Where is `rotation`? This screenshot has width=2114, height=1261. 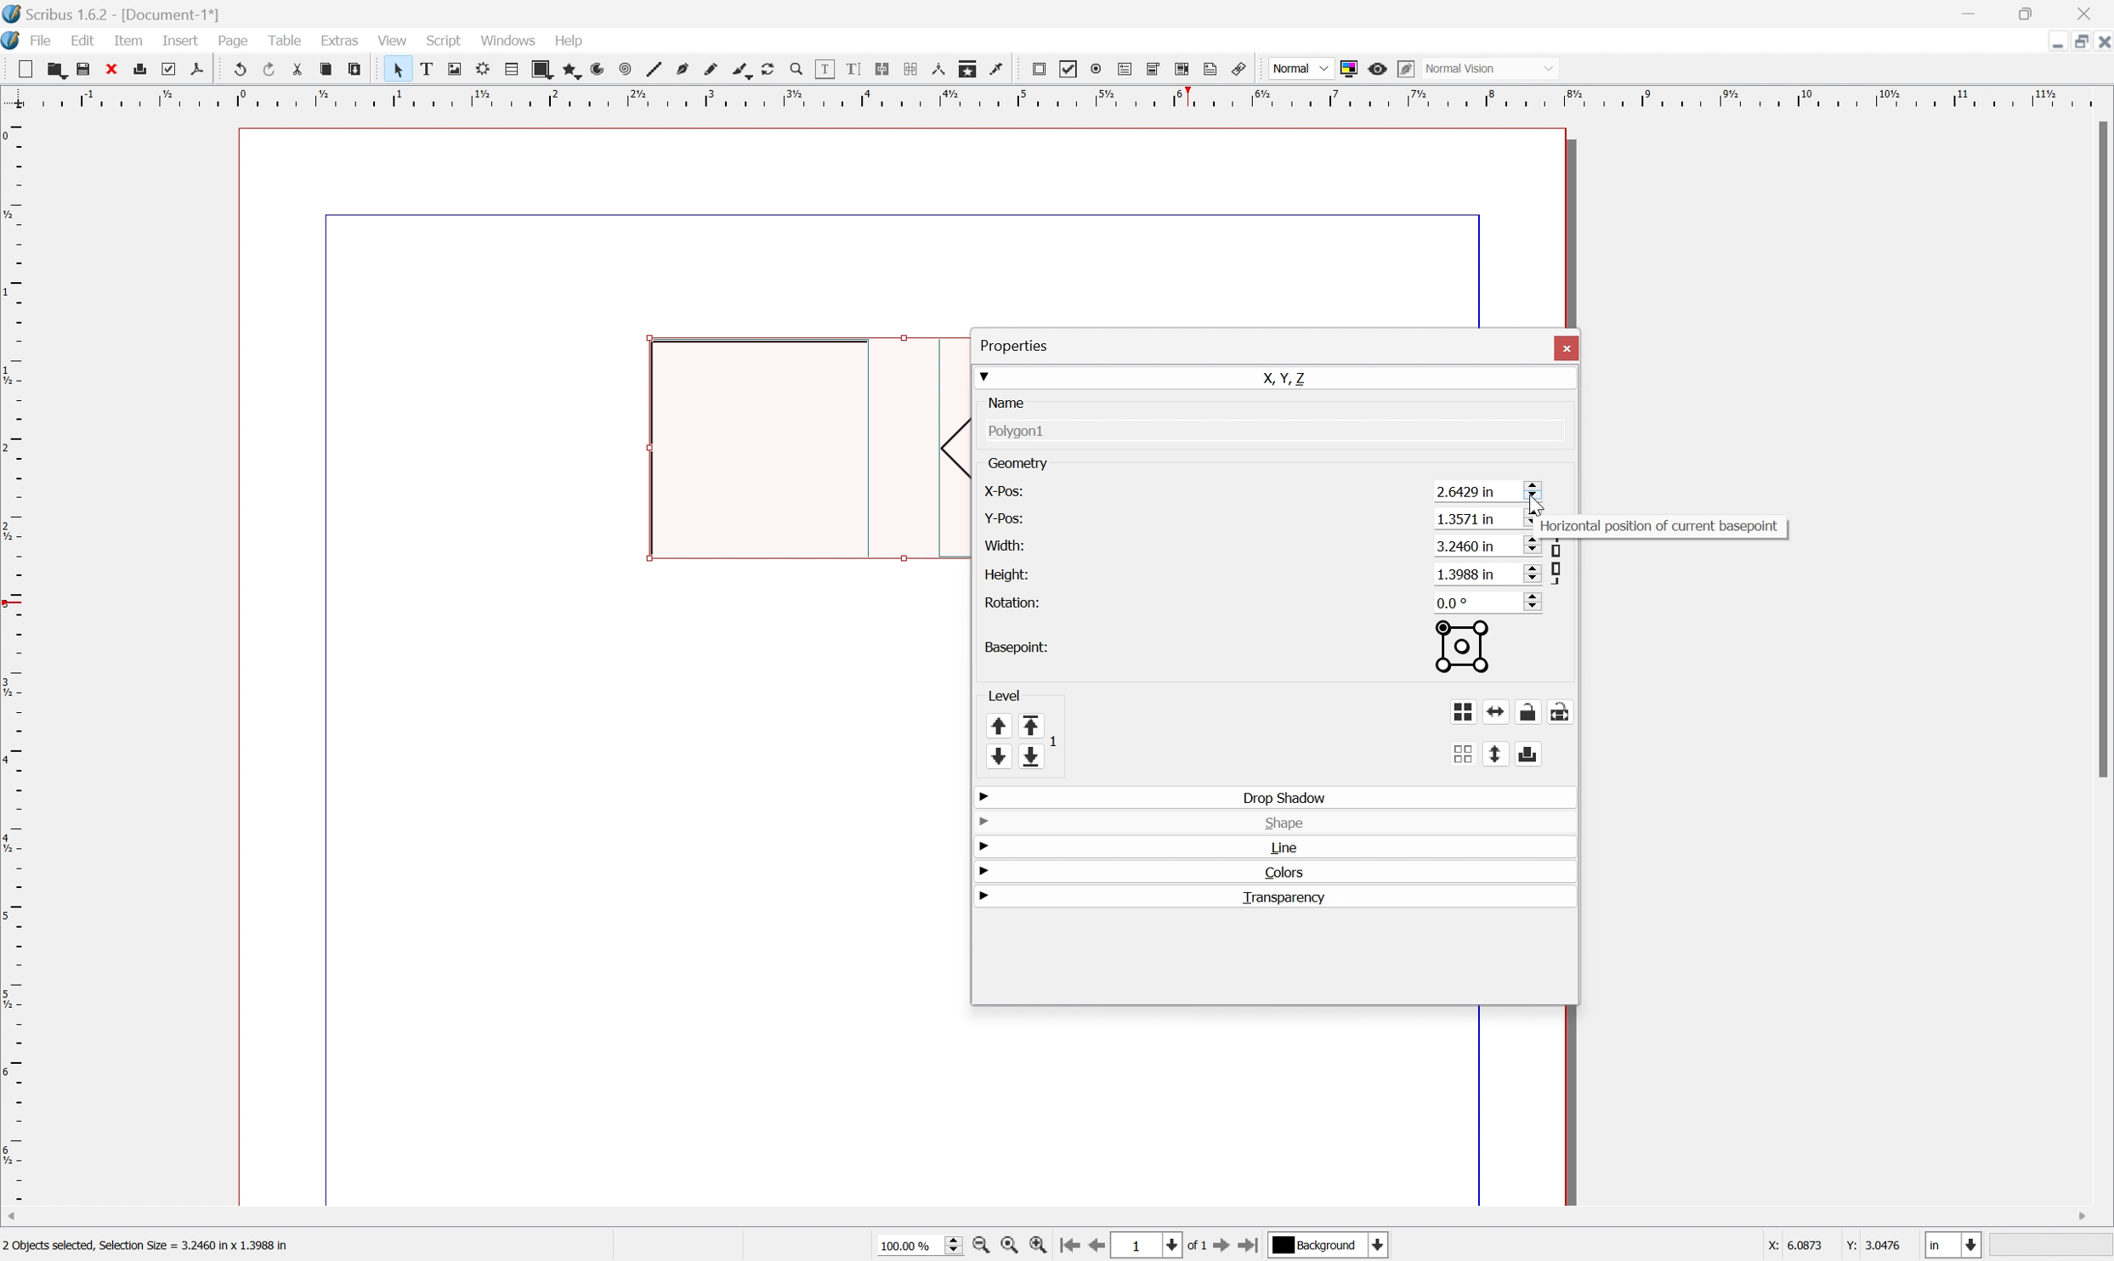 rotation is located at coordinates (1013, 601).